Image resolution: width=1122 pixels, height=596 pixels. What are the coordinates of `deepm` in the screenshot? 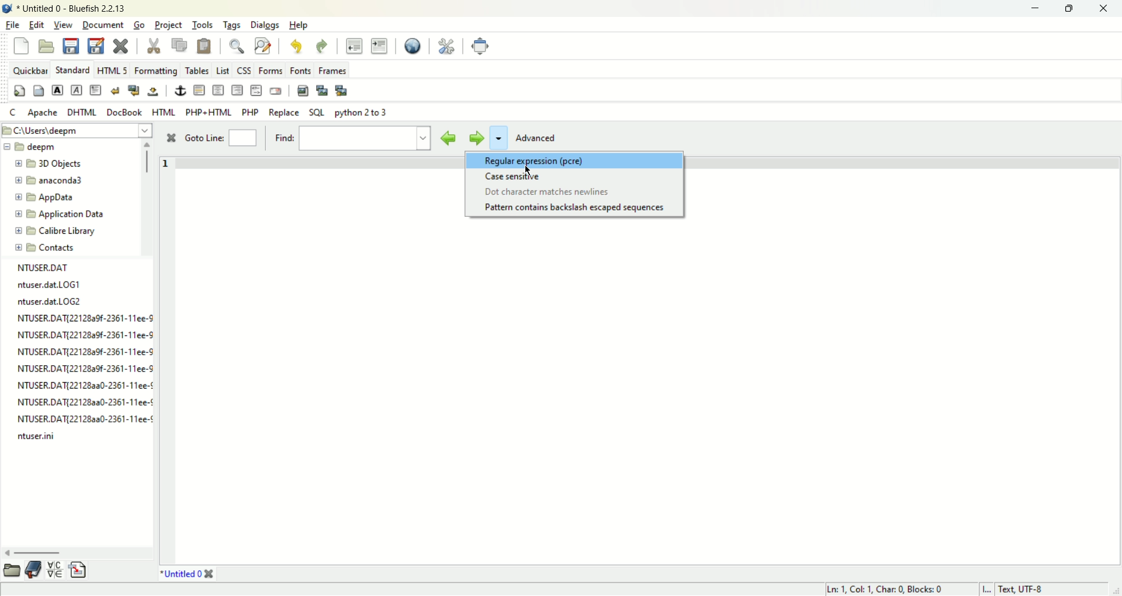 It's located at (41, 148).